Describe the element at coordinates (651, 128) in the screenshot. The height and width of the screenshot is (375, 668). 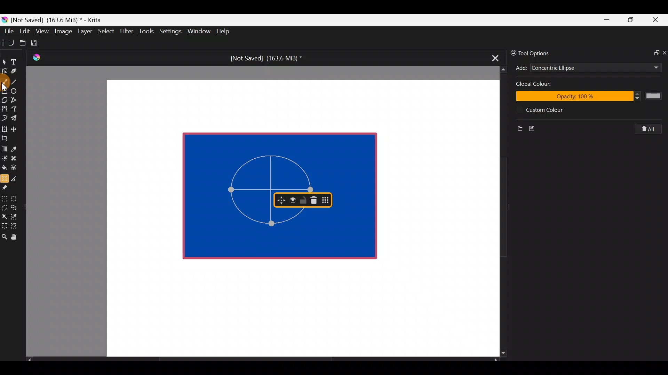
I see `Clear all` at that location.